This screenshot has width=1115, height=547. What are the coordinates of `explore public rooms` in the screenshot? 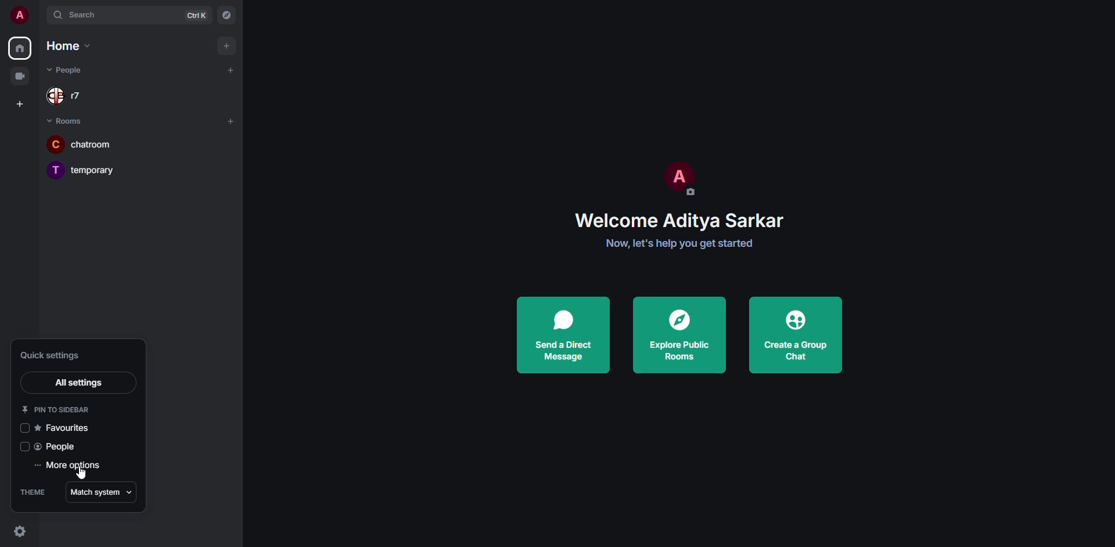 It's located at (680, 333).